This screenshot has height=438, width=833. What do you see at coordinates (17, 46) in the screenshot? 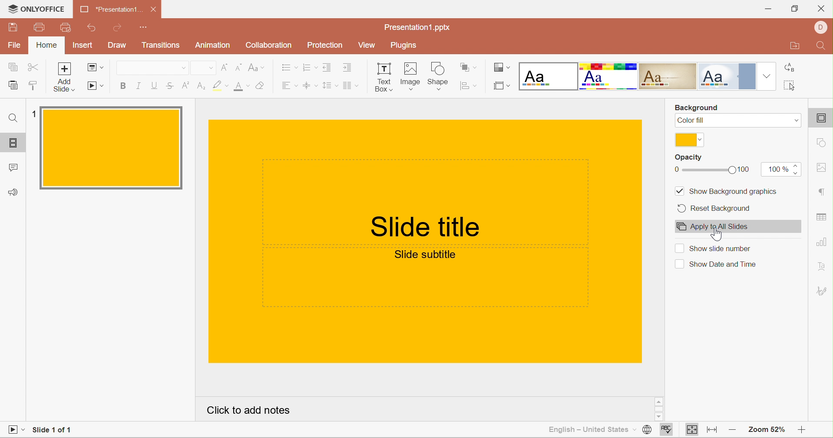
I see `File` at bounding box center [17, 46].